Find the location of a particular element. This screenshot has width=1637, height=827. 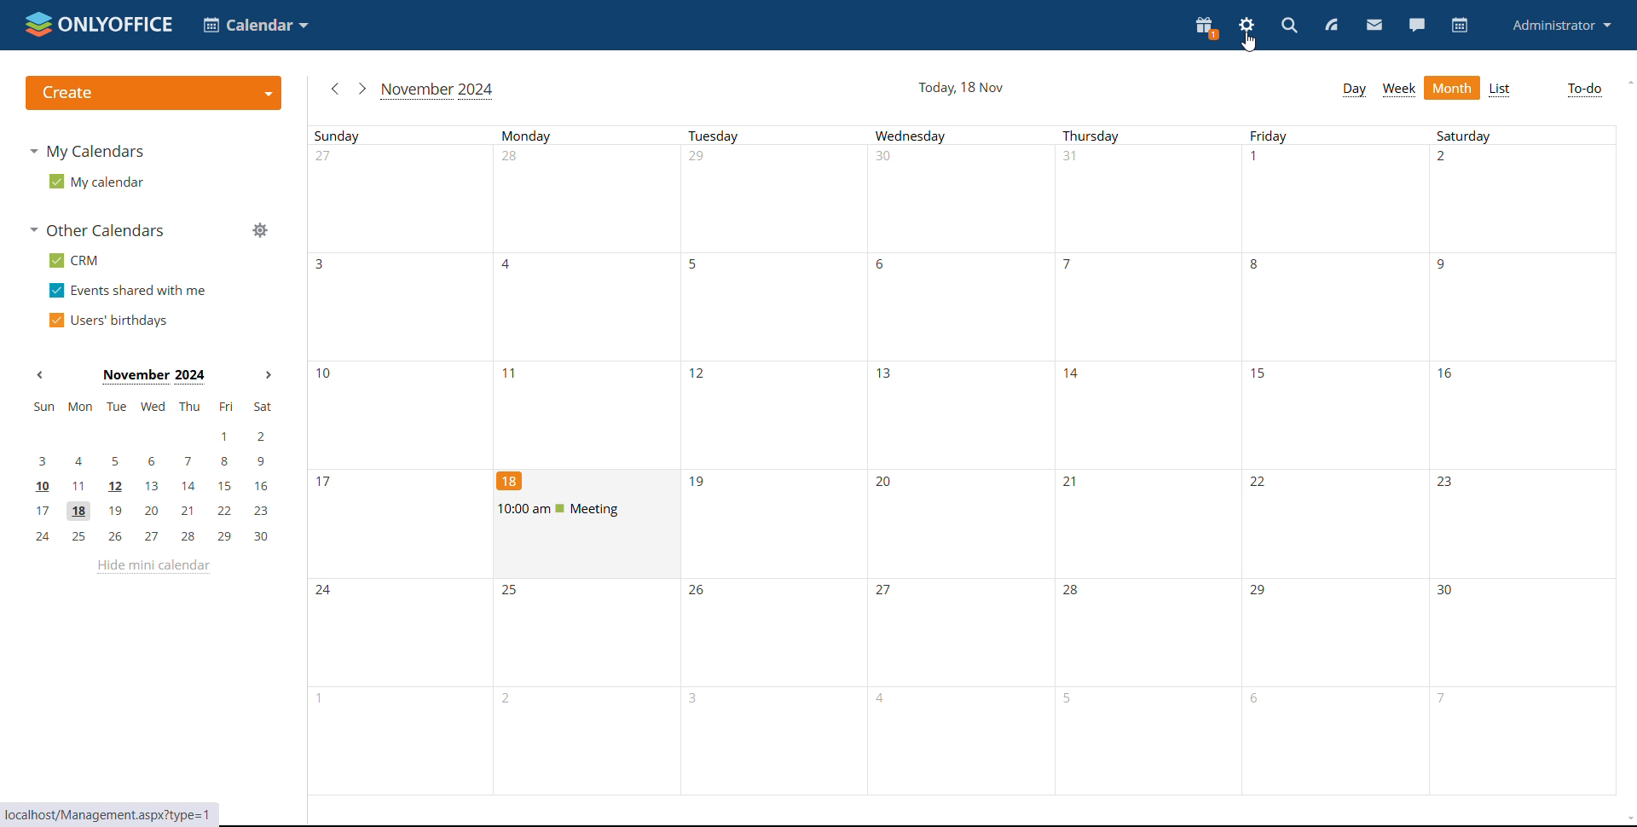

manage is located at coordinates (259, 231).